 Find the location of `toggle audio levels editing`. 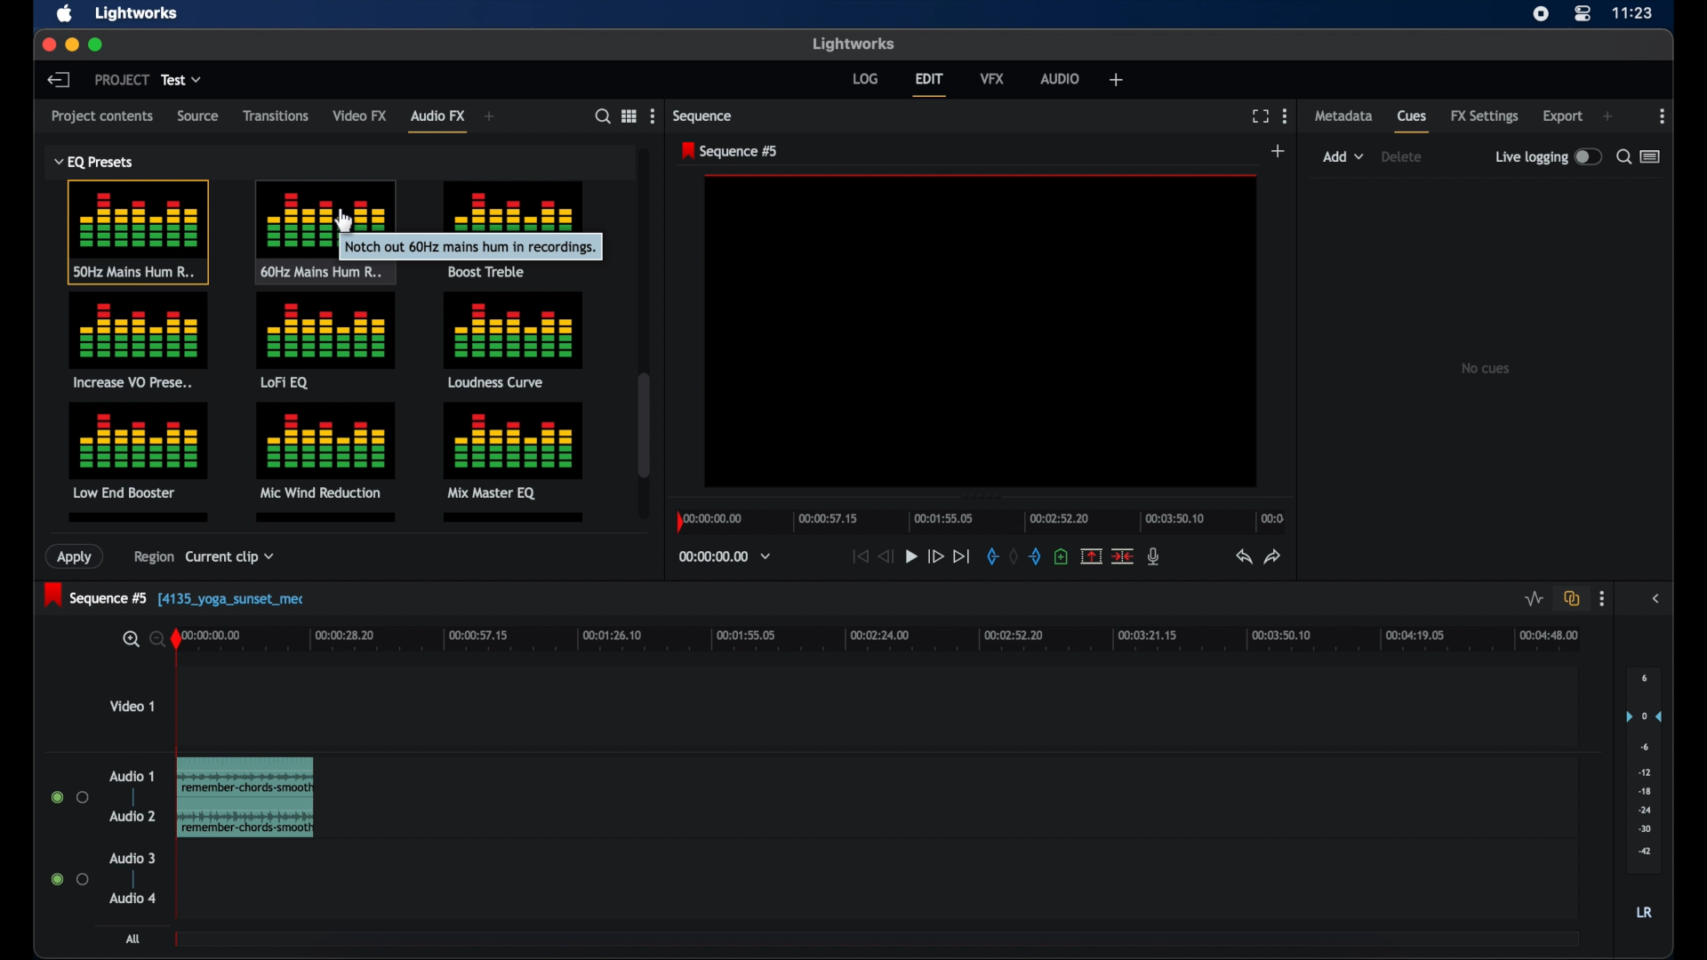

toggle audio levels editing is located at coordinates (1533, 598).